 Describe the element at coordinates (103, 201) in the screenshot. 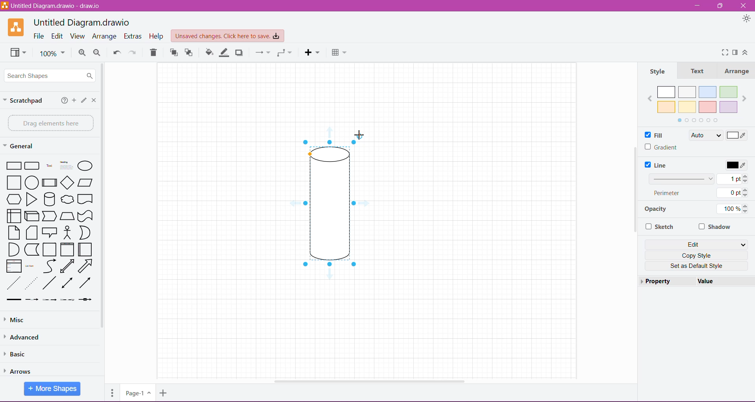

I see `Vertical Scroll Bar` at that location.